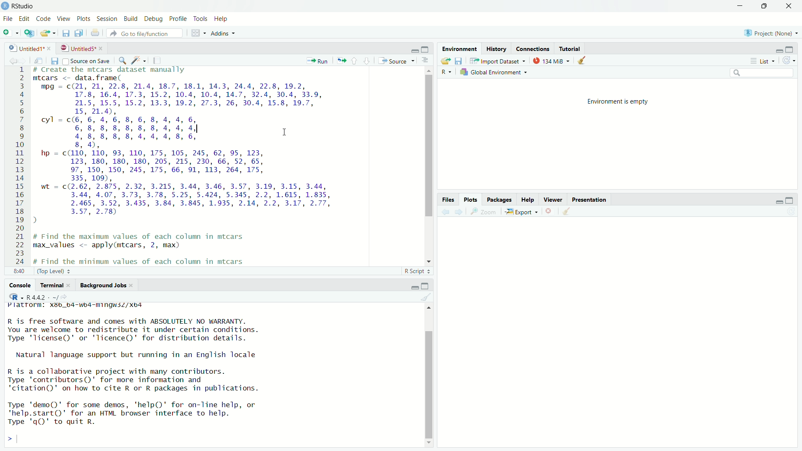 The width and height of the screenshot is (802, 451). I want to click on scroll bar, so click(426, 375).